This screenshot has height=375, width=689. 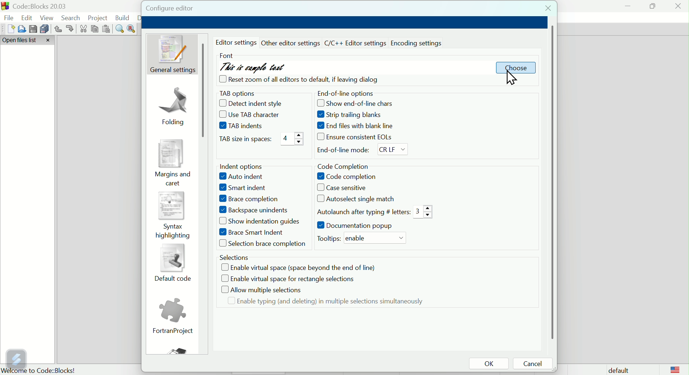 I want to click on , so click(x=257, y=221).